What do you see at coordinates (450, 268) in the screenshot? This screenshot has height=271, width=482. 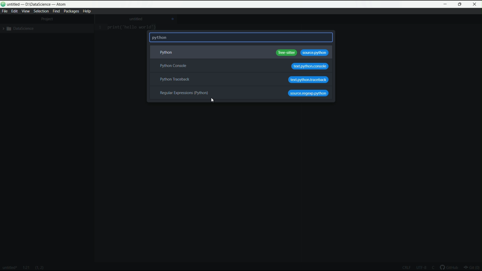 I see `github` at bounding box center [450, 268].